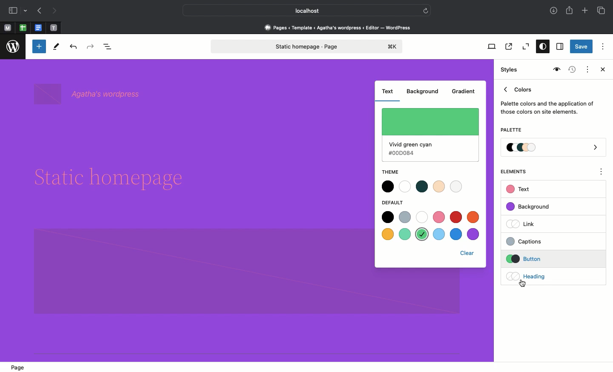  Describe the element at coordinates (581, 47) in the screenshot. I see `Save` at that location.